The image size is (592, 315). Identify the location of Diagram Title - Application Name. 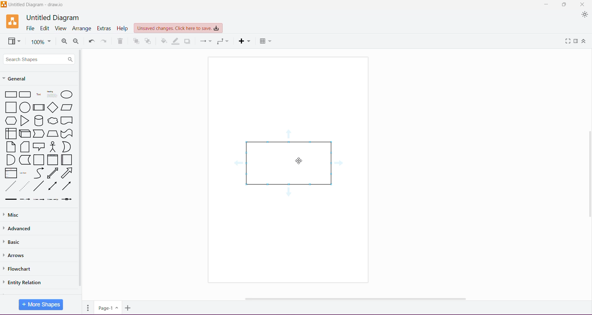
(33, 4).